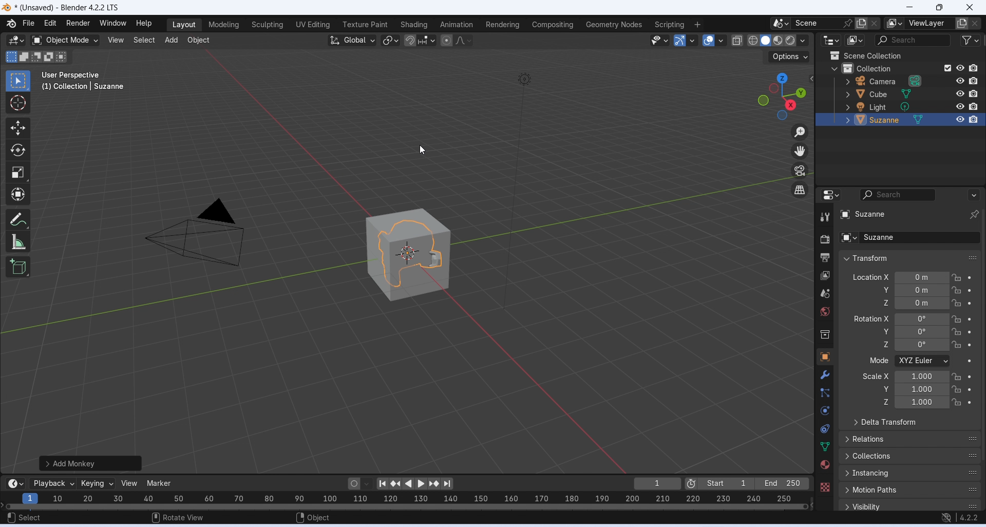  I want to click on filter, so click(970, 40).